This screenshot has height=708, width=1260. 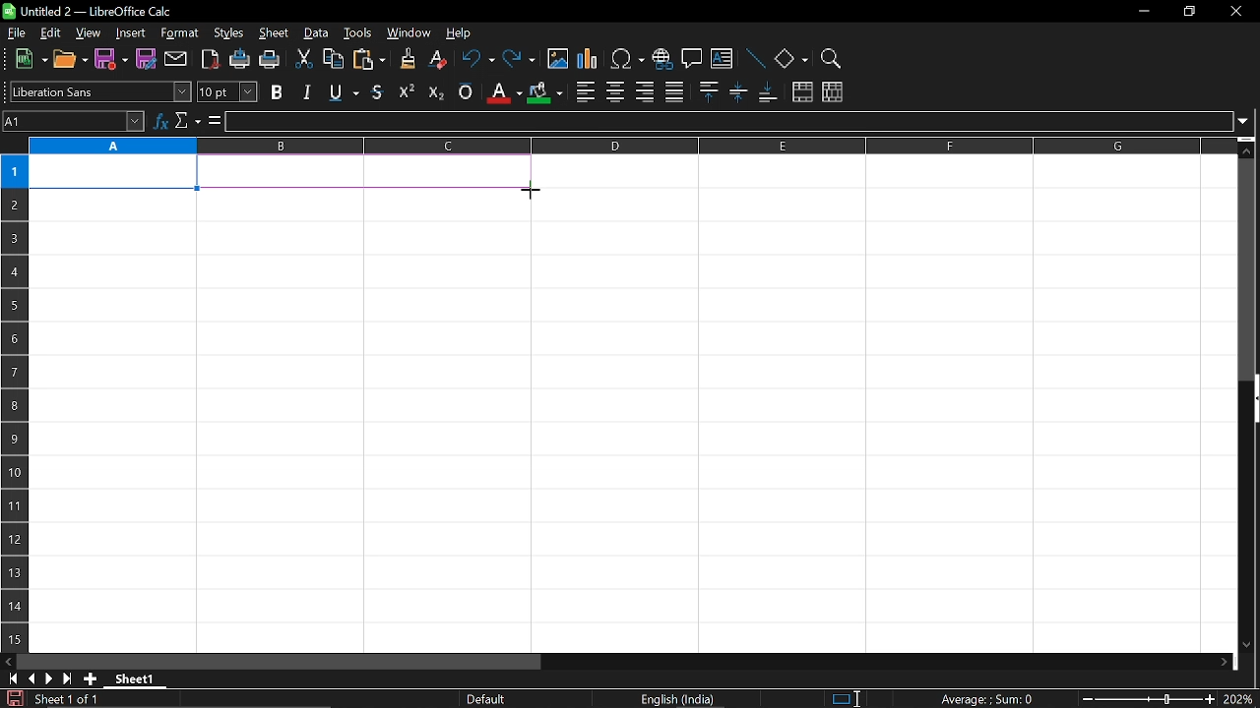 What do you see at coordinates (403, 59) in the screenshot?
I see `clone formatting` at bounding box center [403, 59].